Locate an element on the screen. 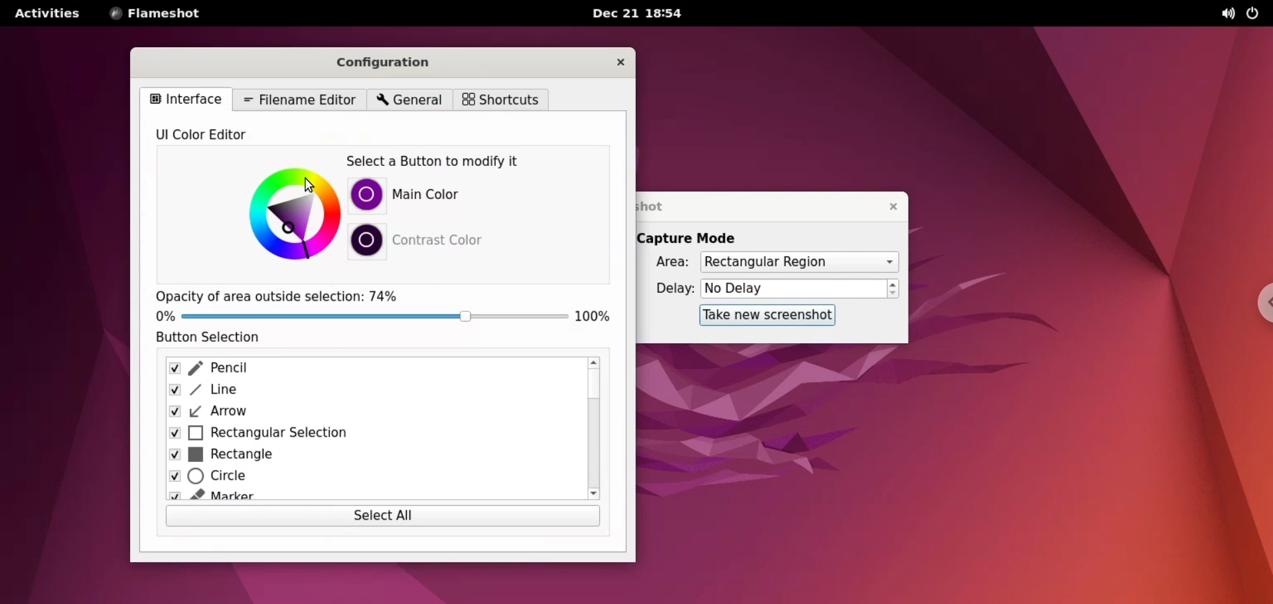 Image resolution: width=1273 pixels, height=604 pixels. select a button to modify it is located at coordinates (441, 161).